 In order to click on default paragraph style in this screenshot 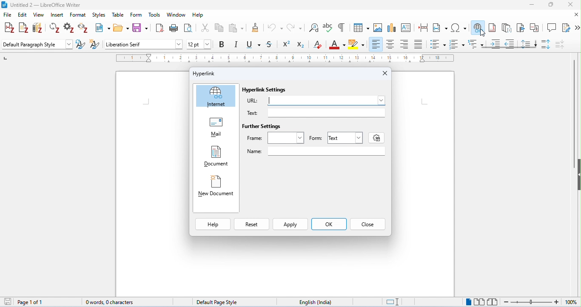, I will do `click(37, 44)`.